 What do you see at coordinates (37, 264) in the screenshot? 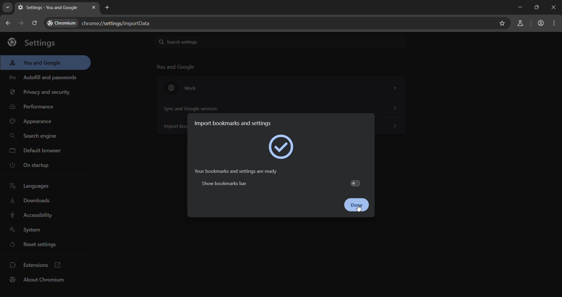
I see `extensions` at bounding box center [37, 264].